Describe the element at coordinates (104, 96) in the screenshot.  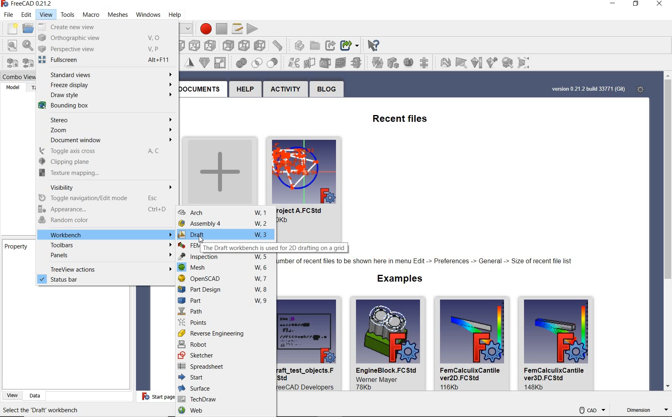
I see `draw style` at that location.